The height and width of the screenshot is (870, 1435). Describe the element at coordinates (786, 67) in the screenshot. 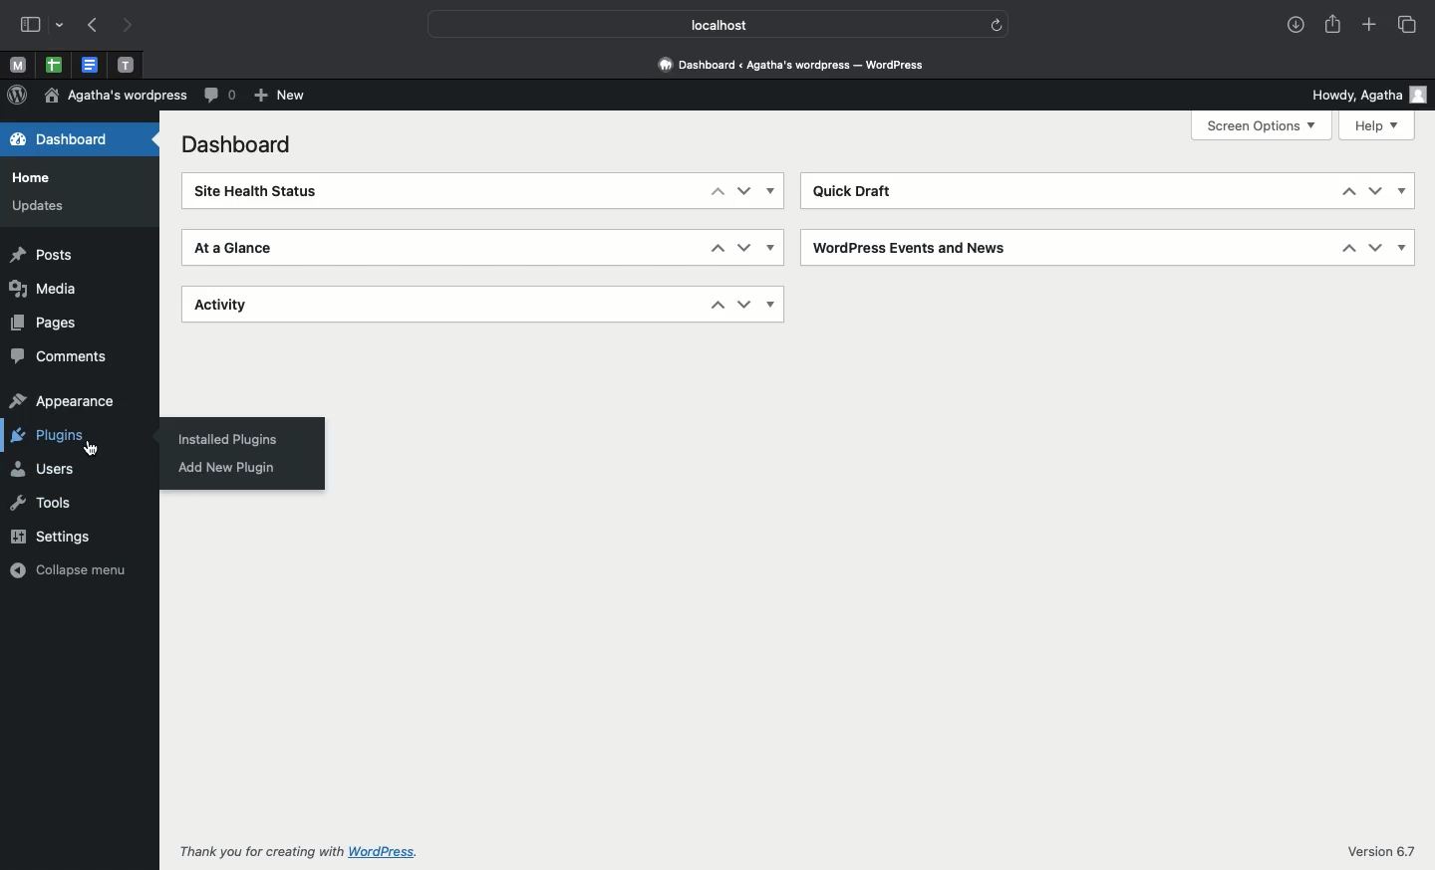

I see `Dashboard` at that location.